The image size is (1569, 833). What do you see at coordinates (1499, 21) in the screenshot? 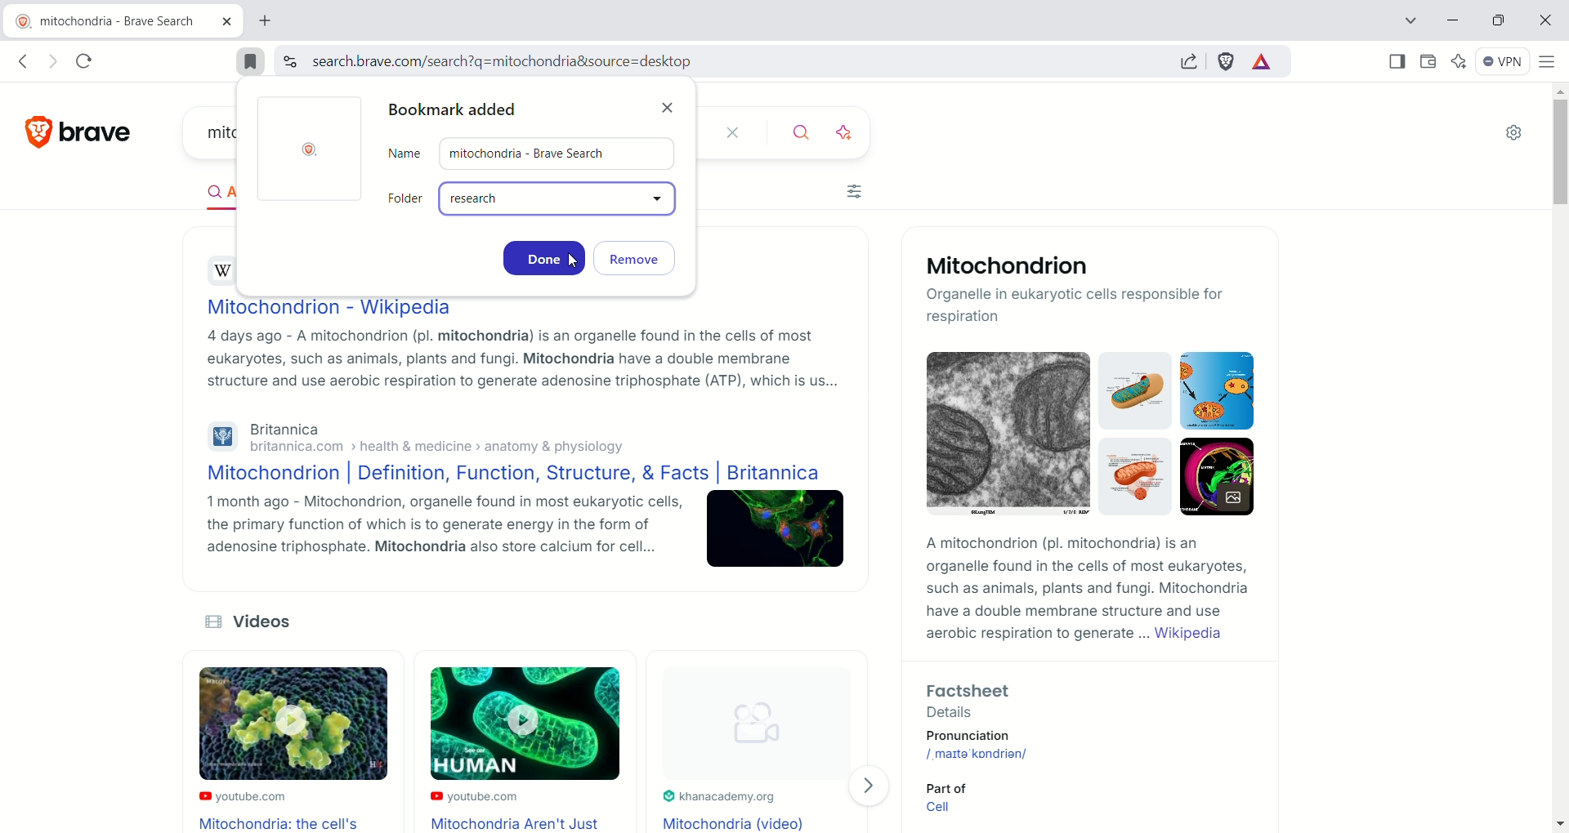
I see `maximize` at bounding box center [1499, 21].